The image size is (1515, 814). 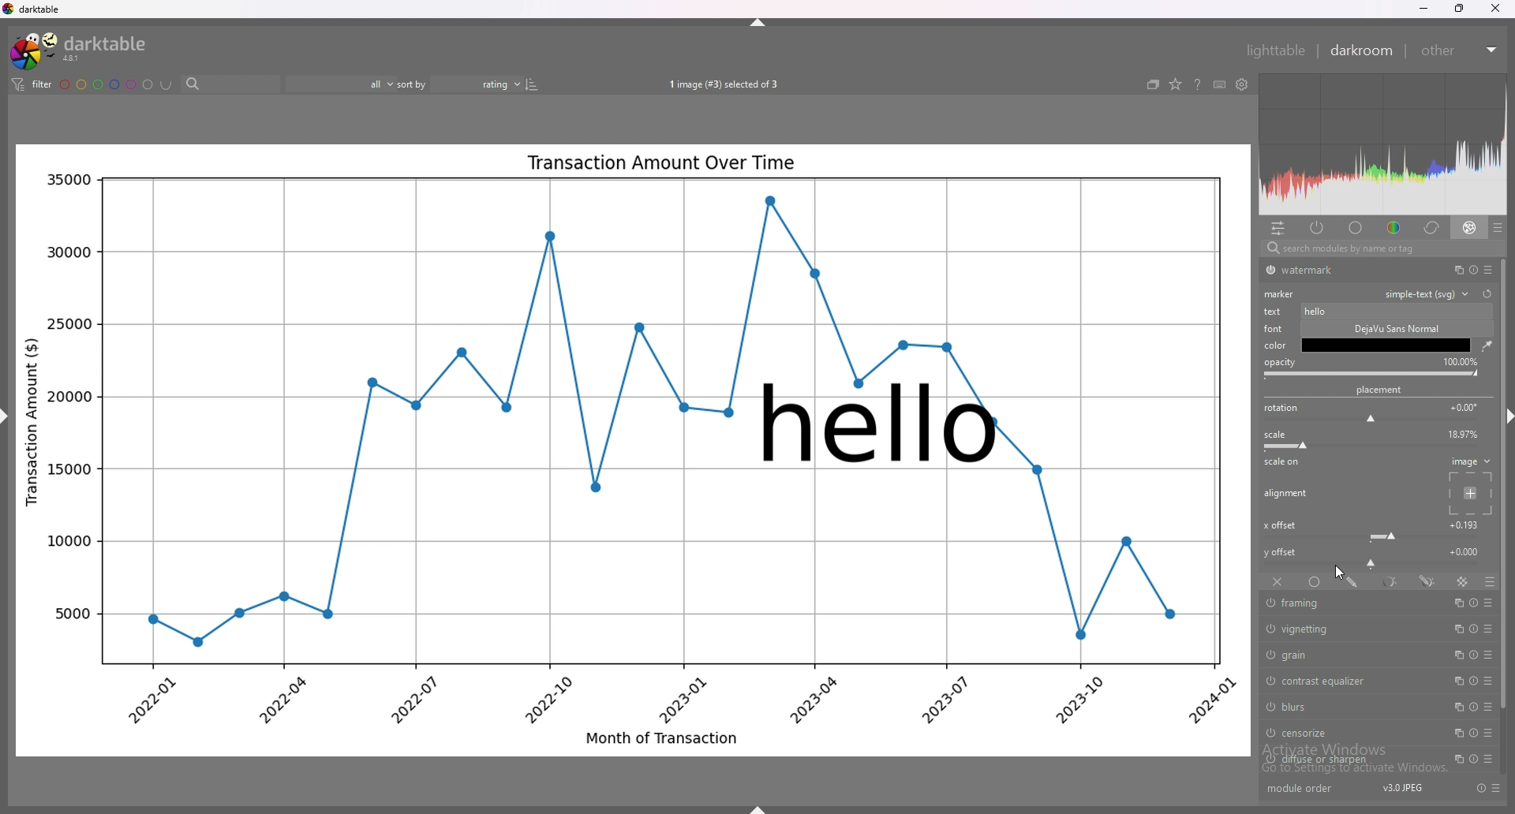 I want to click on x offset, so click(x=1279, y=525).